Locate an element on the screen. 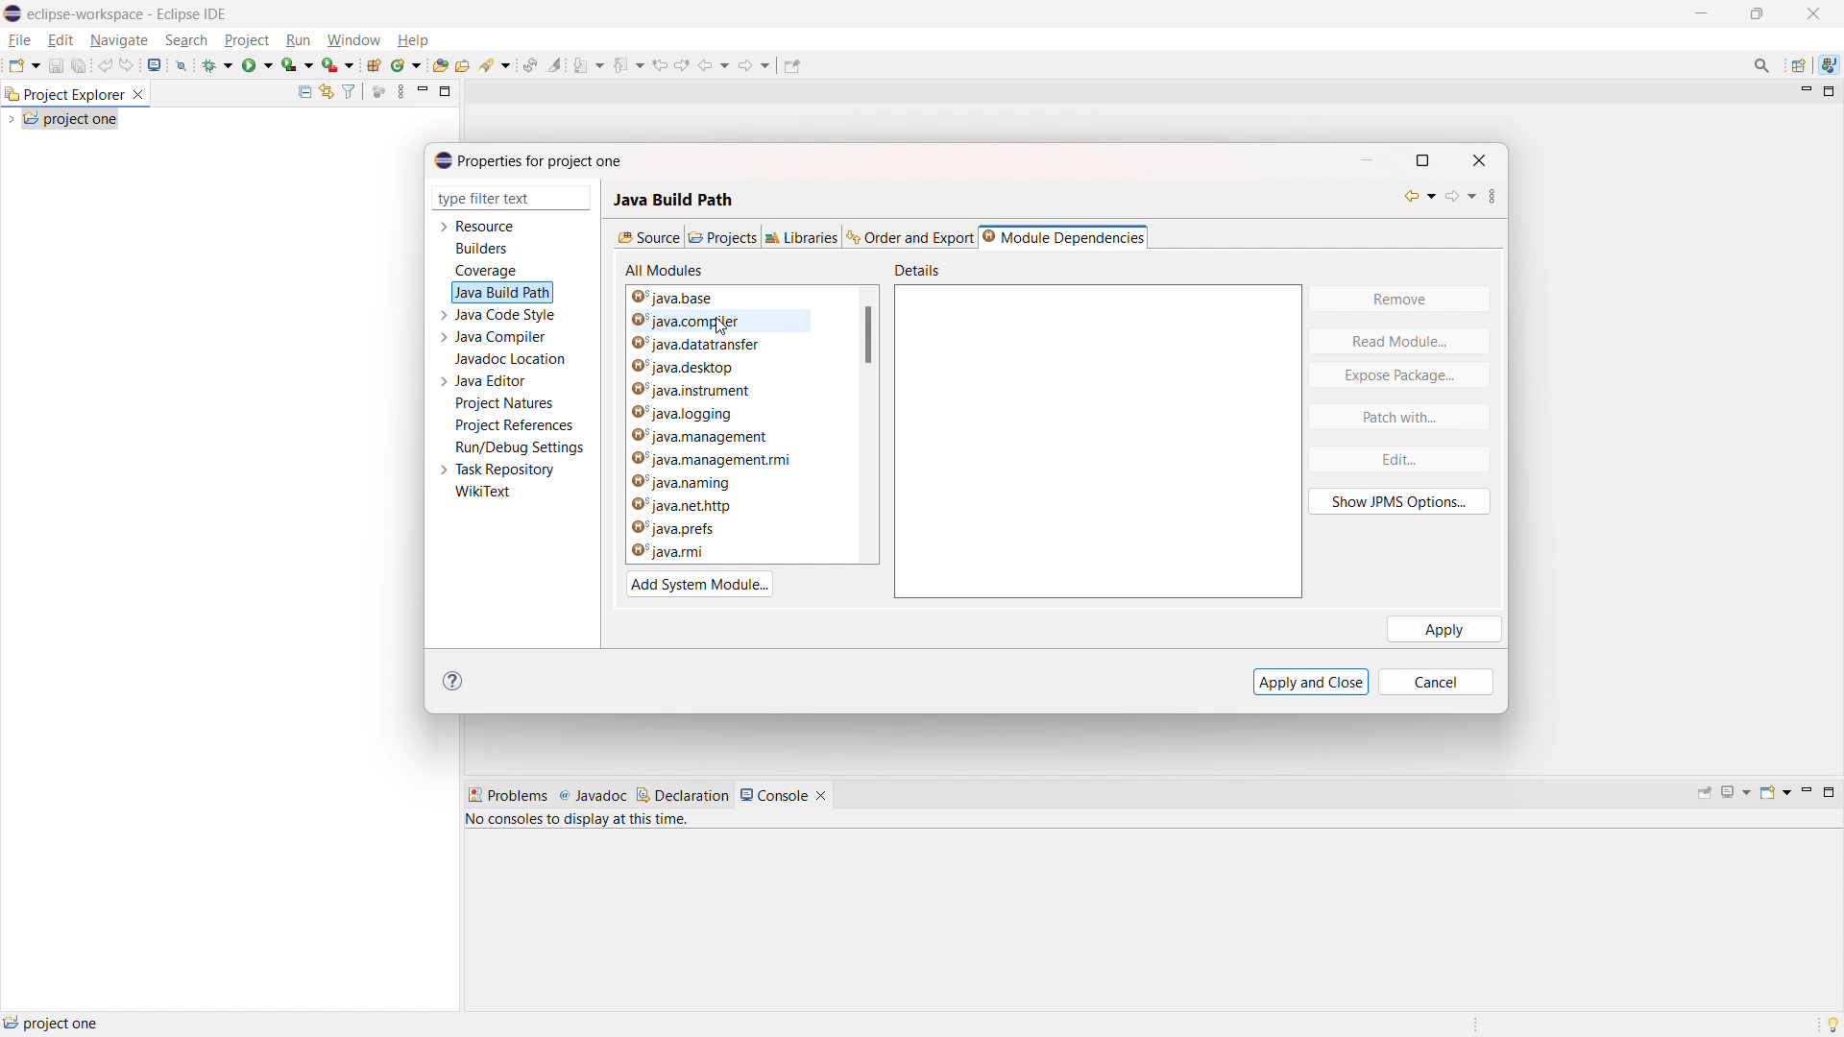 The height and width of the screenshot is (1037, 1844). project is located at coordinates (247, 40).